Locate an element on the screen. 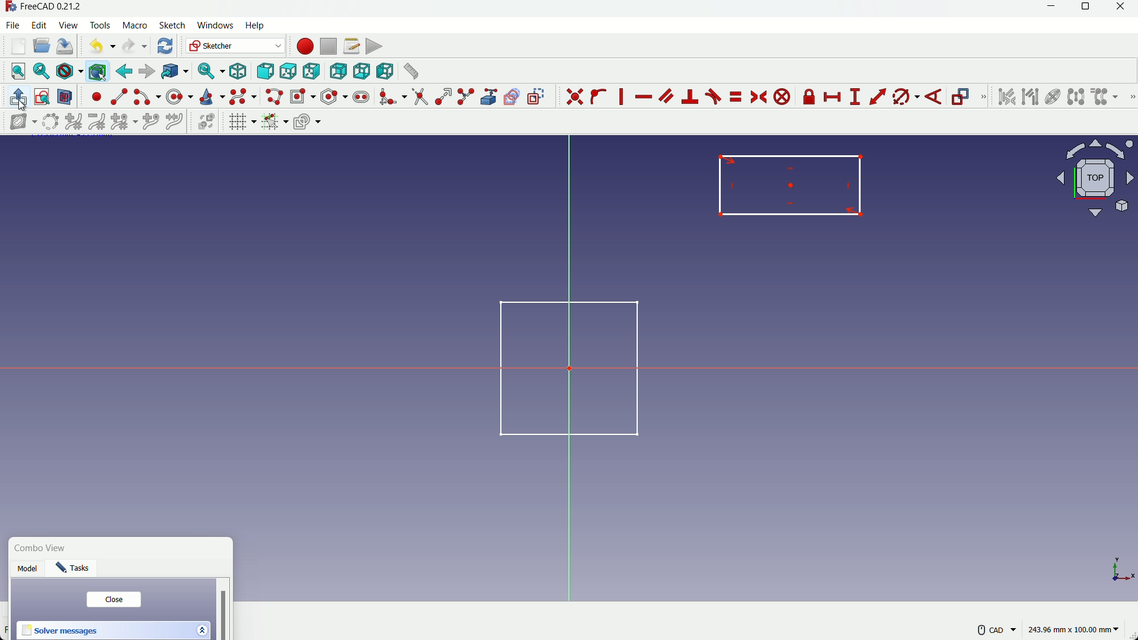  constraint arc or circle is located at coordinates (903, 99).